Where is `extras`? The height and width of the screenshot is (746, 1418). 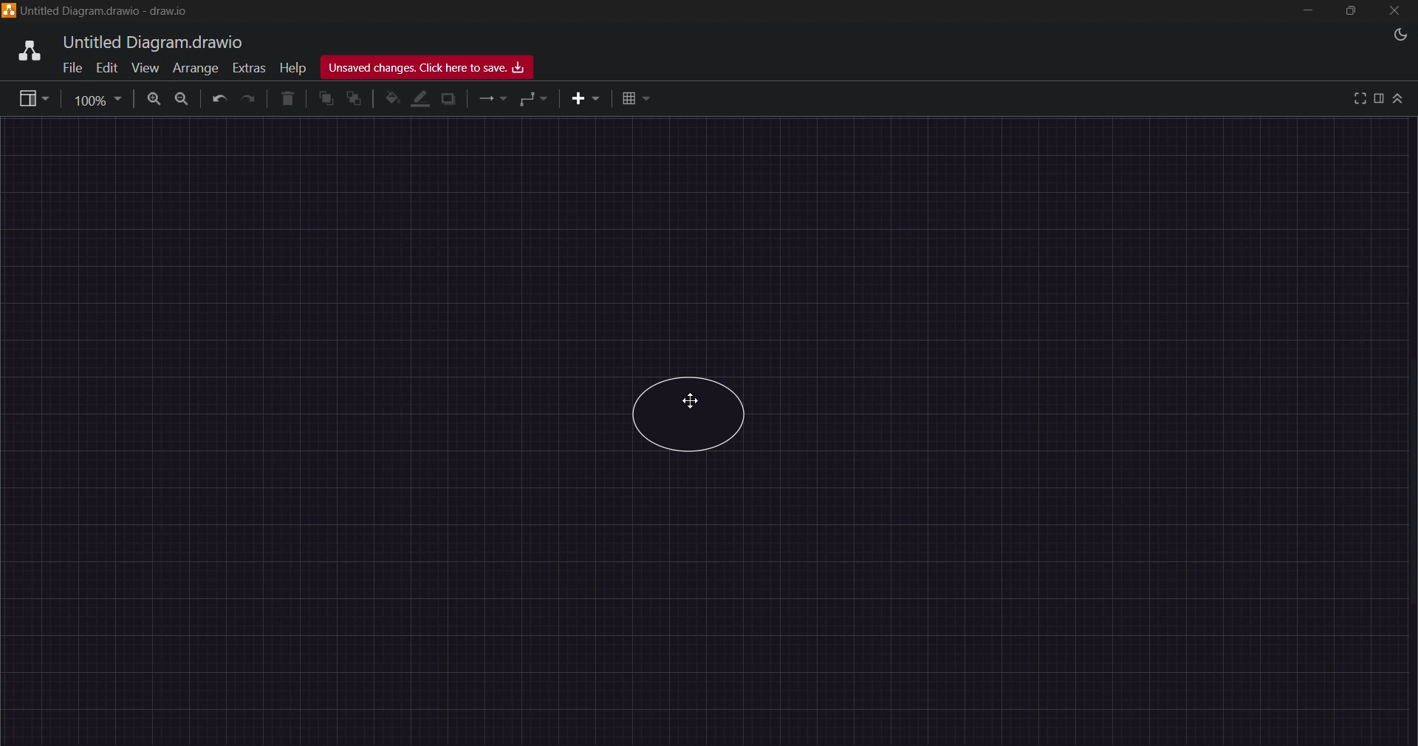 extras is located at coordinates (249, 66).